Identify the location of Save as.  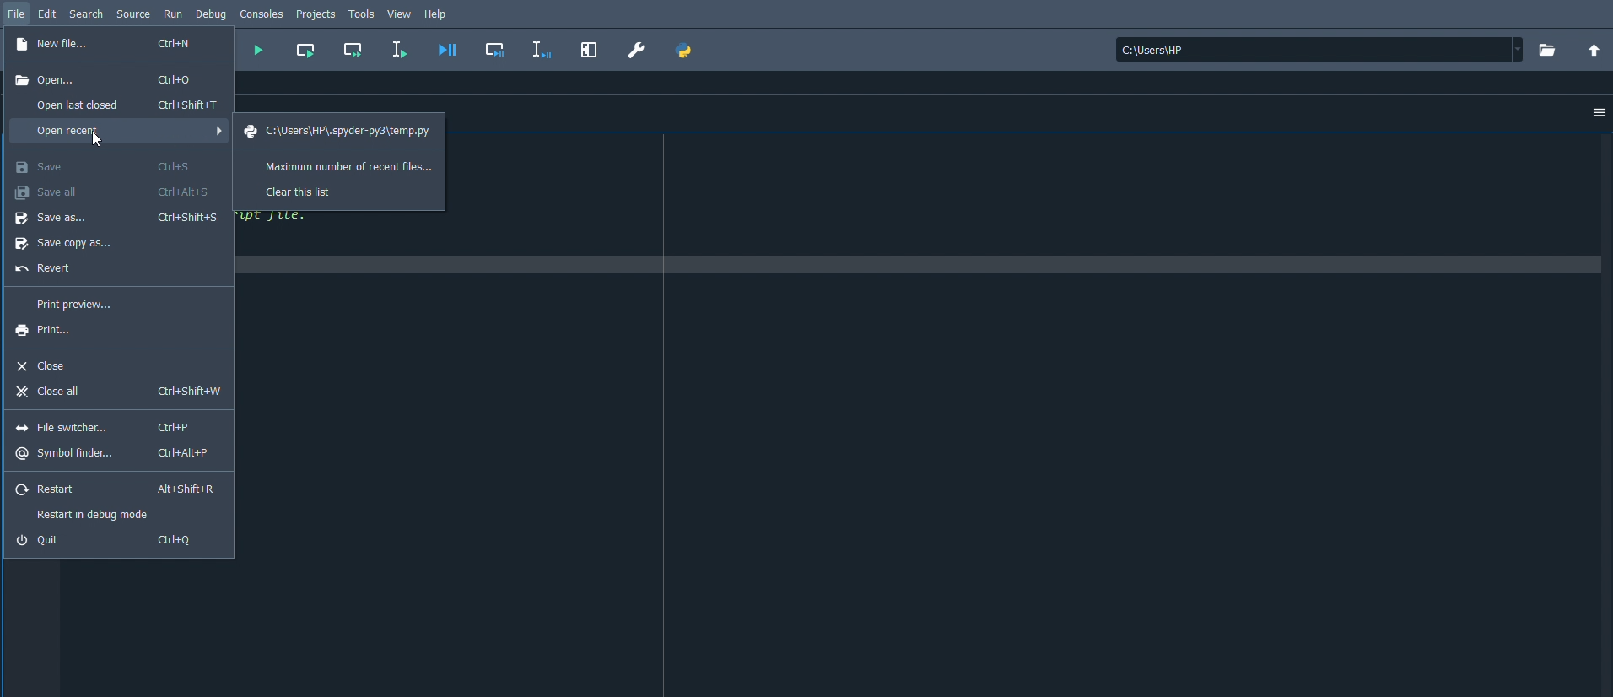
(118, 218).